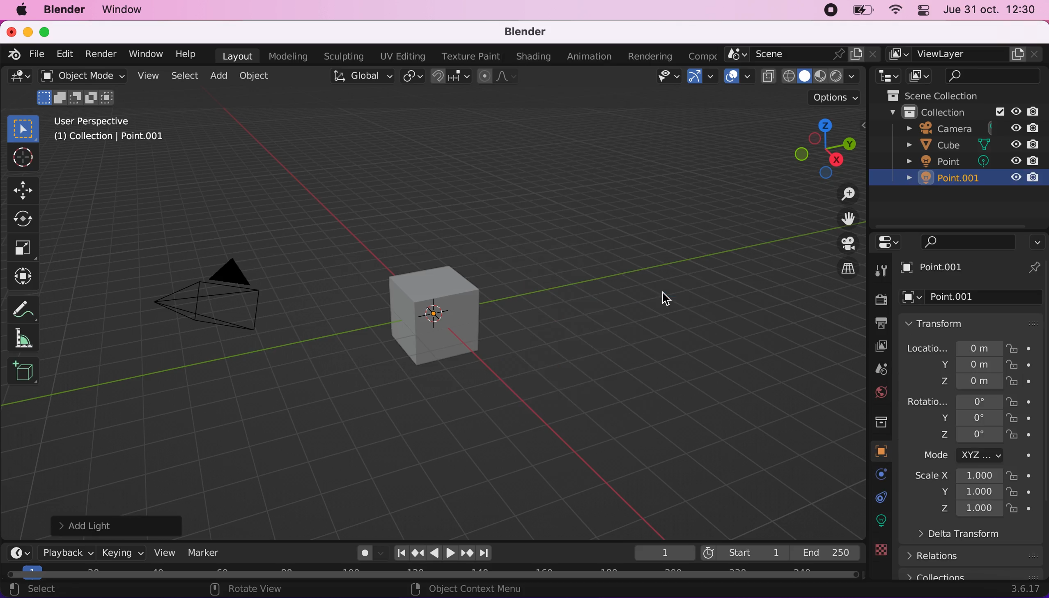  Describe the element at coordinates (23, 308) in the screenshot. I see `annotate` at that location.